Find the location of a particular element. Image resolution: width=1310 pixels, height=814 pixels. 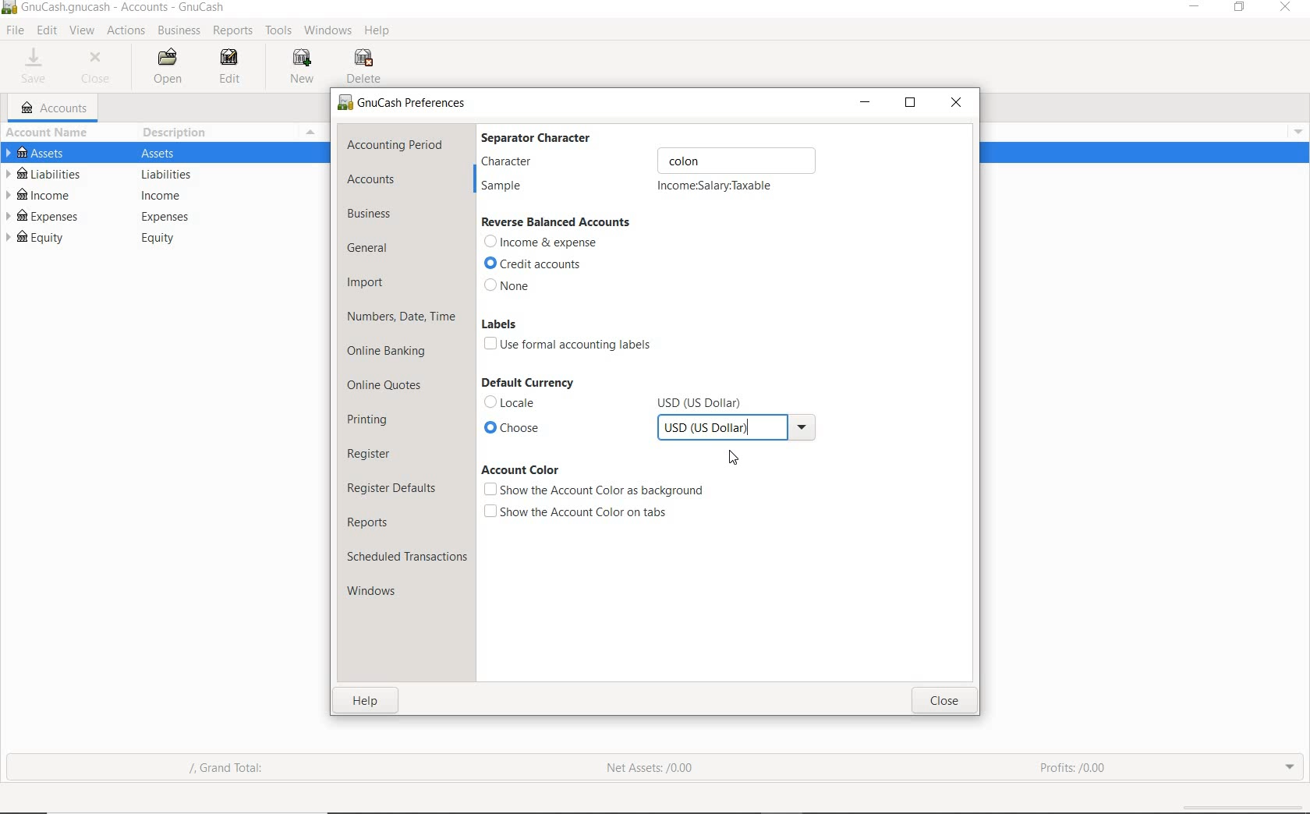

grand total is located at coordinates (237, 770).